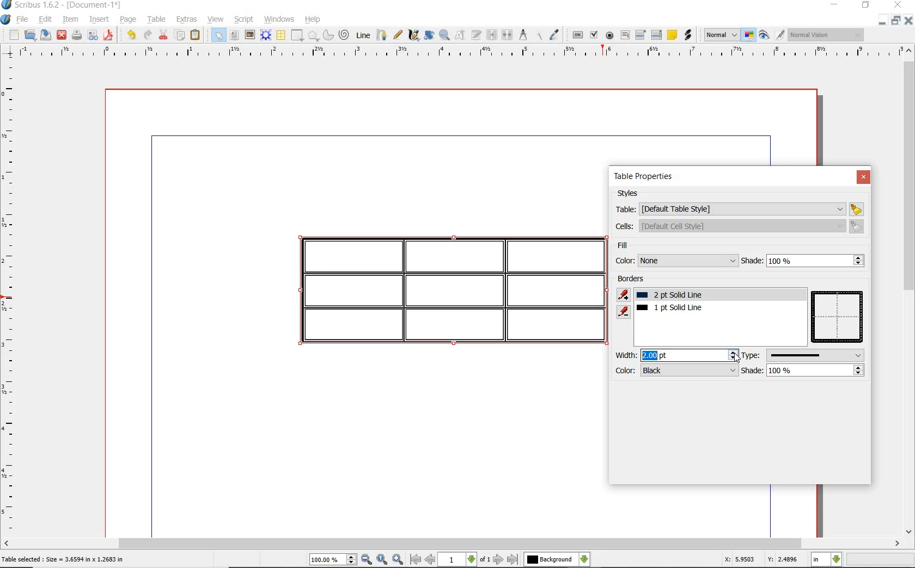  I want to click on script, so click(245, 20).